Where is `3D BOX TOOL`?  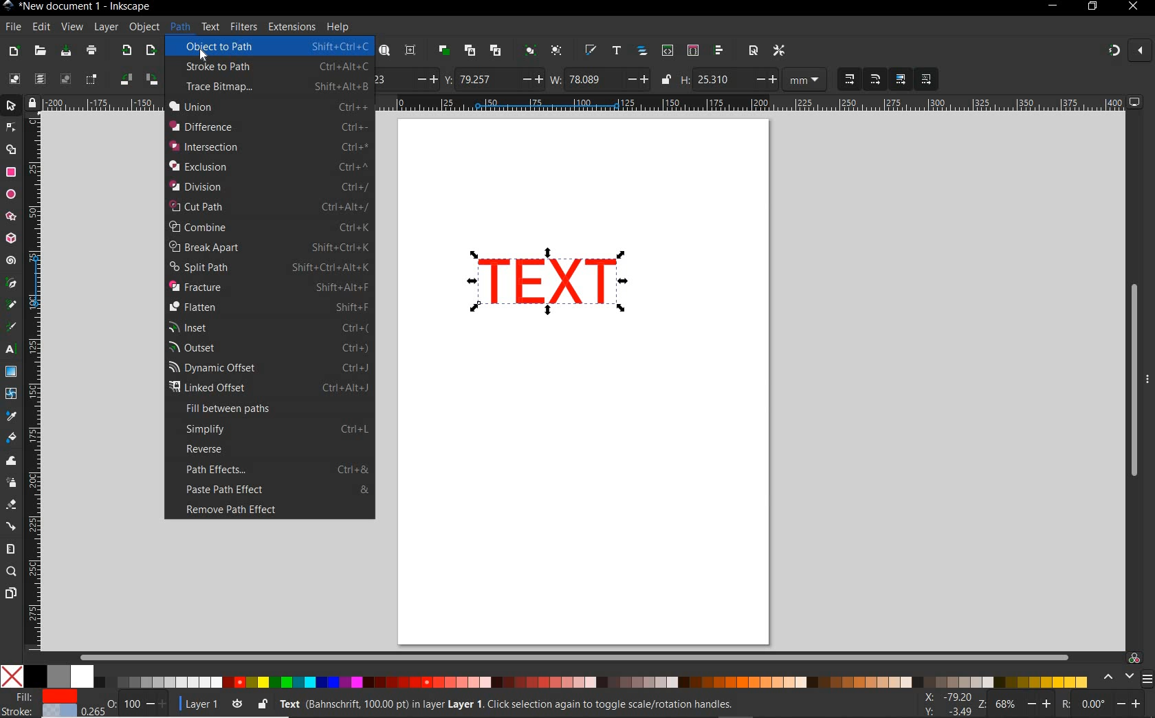 3D BOX TOOL is located at coordinates (10, 239).